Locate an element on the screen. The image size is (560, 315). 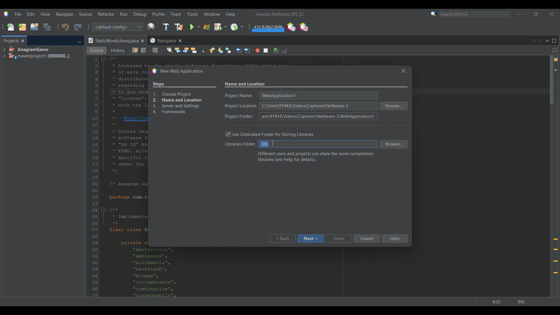
Settings name is located at coordinates (245, 84).